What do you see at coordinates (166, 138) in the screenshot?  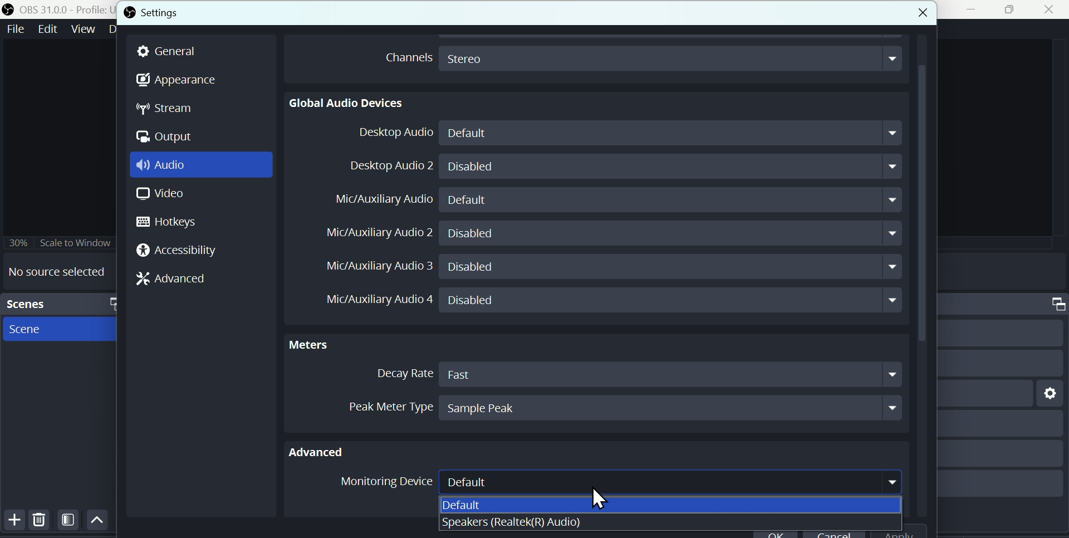 I see `Output` at bounding box center [166, 138].